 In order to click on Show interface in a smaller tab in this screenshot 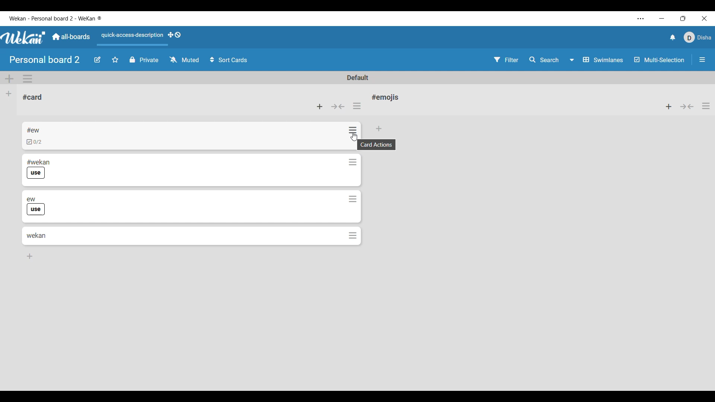, I will do `click(683, 18)`.